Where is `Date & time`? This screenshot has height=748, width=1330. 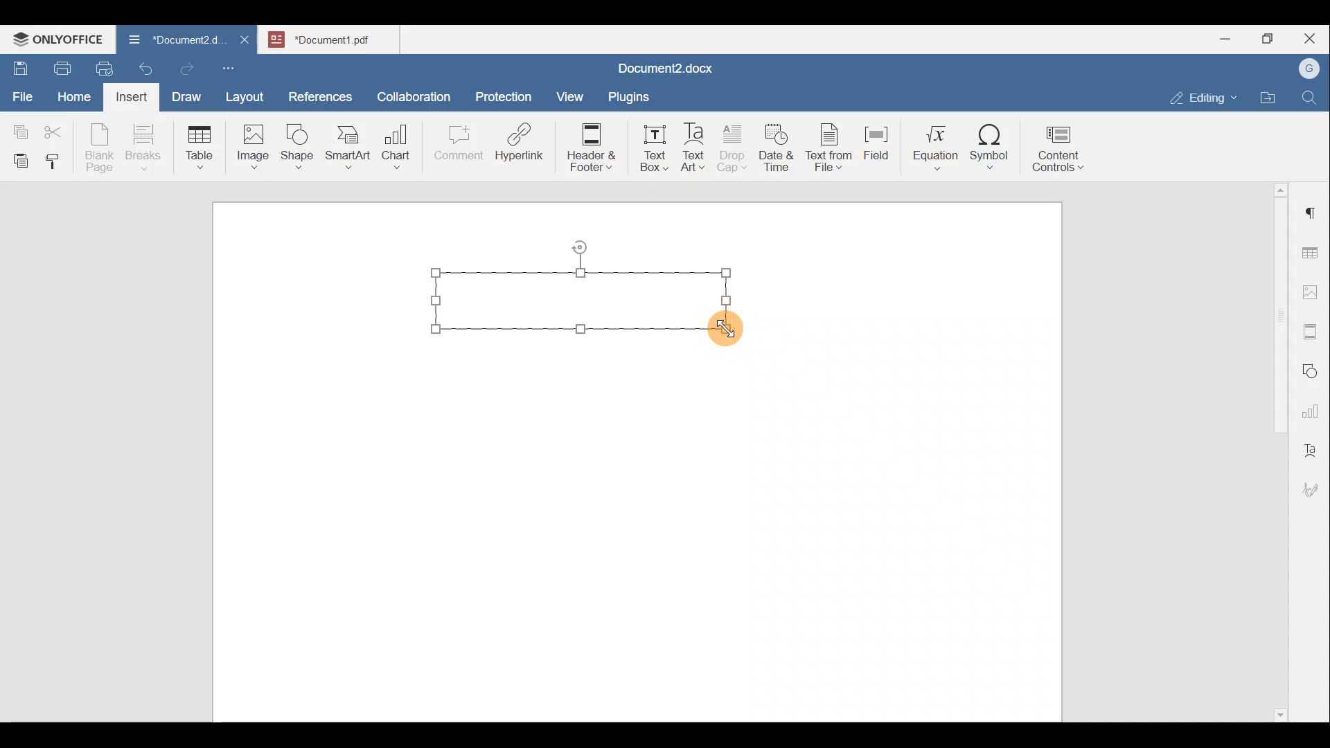
Date & time is located at coordinates (777, 145).